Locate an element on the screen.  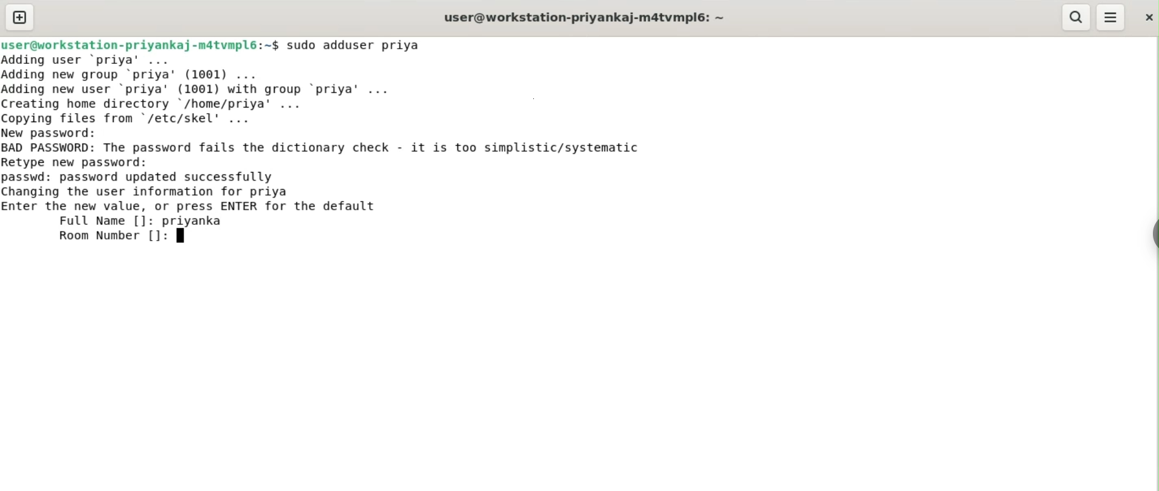
room number []: is located at coordinates (121, 237).